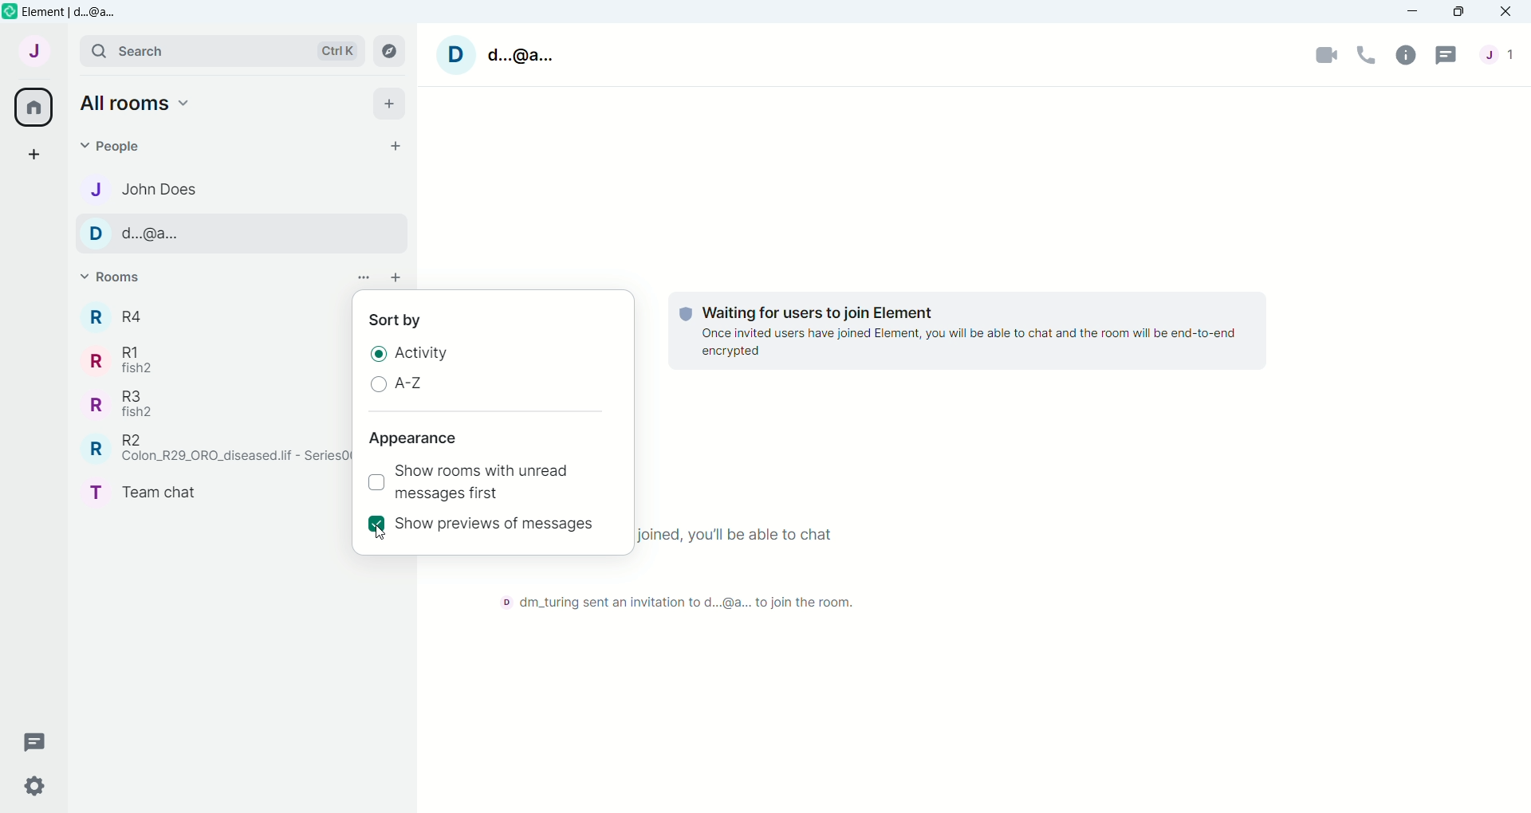  What do you see at coordinates (75, 11) in the screenshot?
I see `Element` at bounding box center [75, 11].